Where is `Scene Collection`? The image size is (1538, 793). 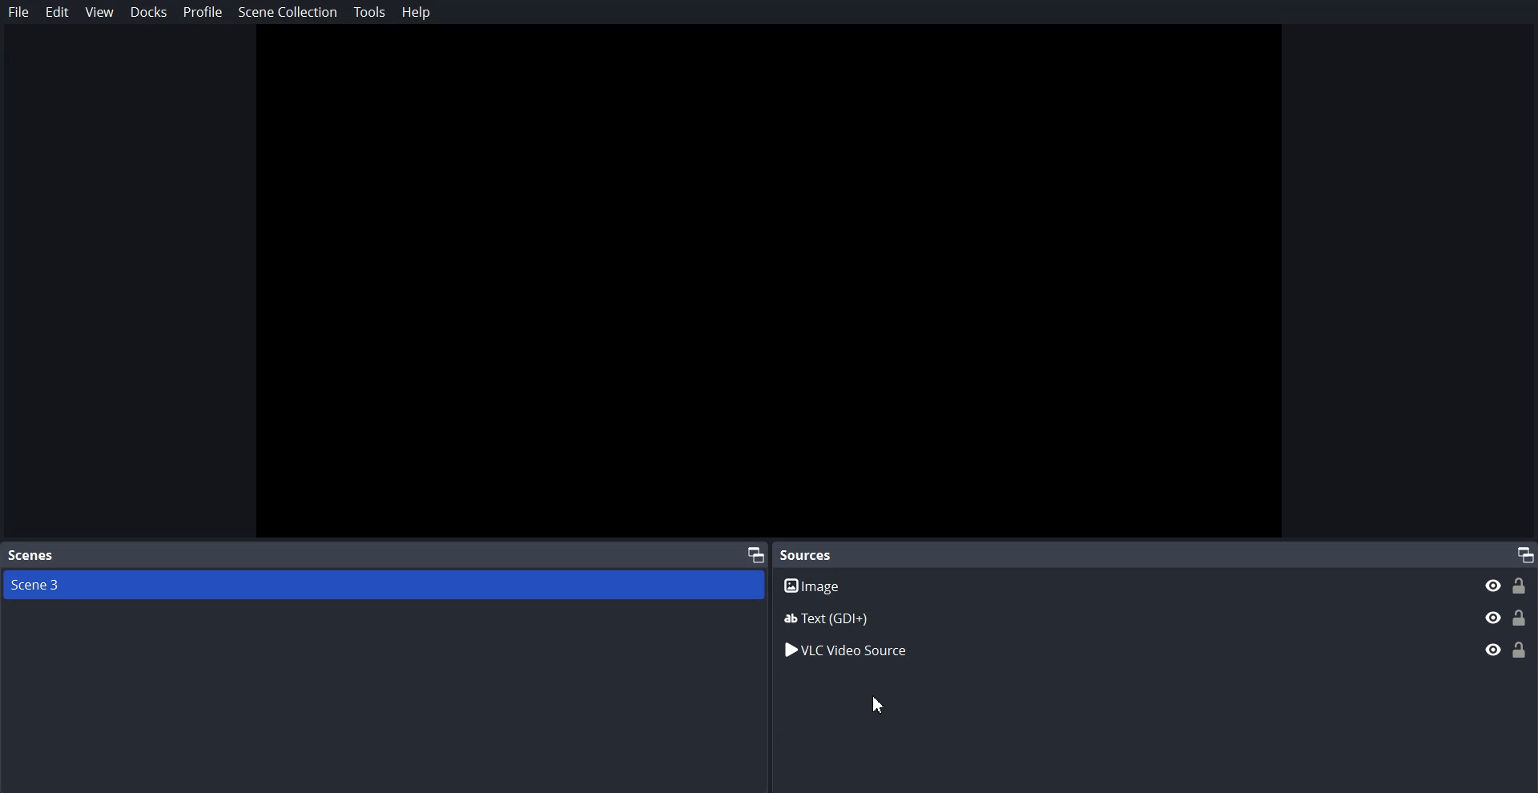
Scene Collection is located at coordinates (288, 14).